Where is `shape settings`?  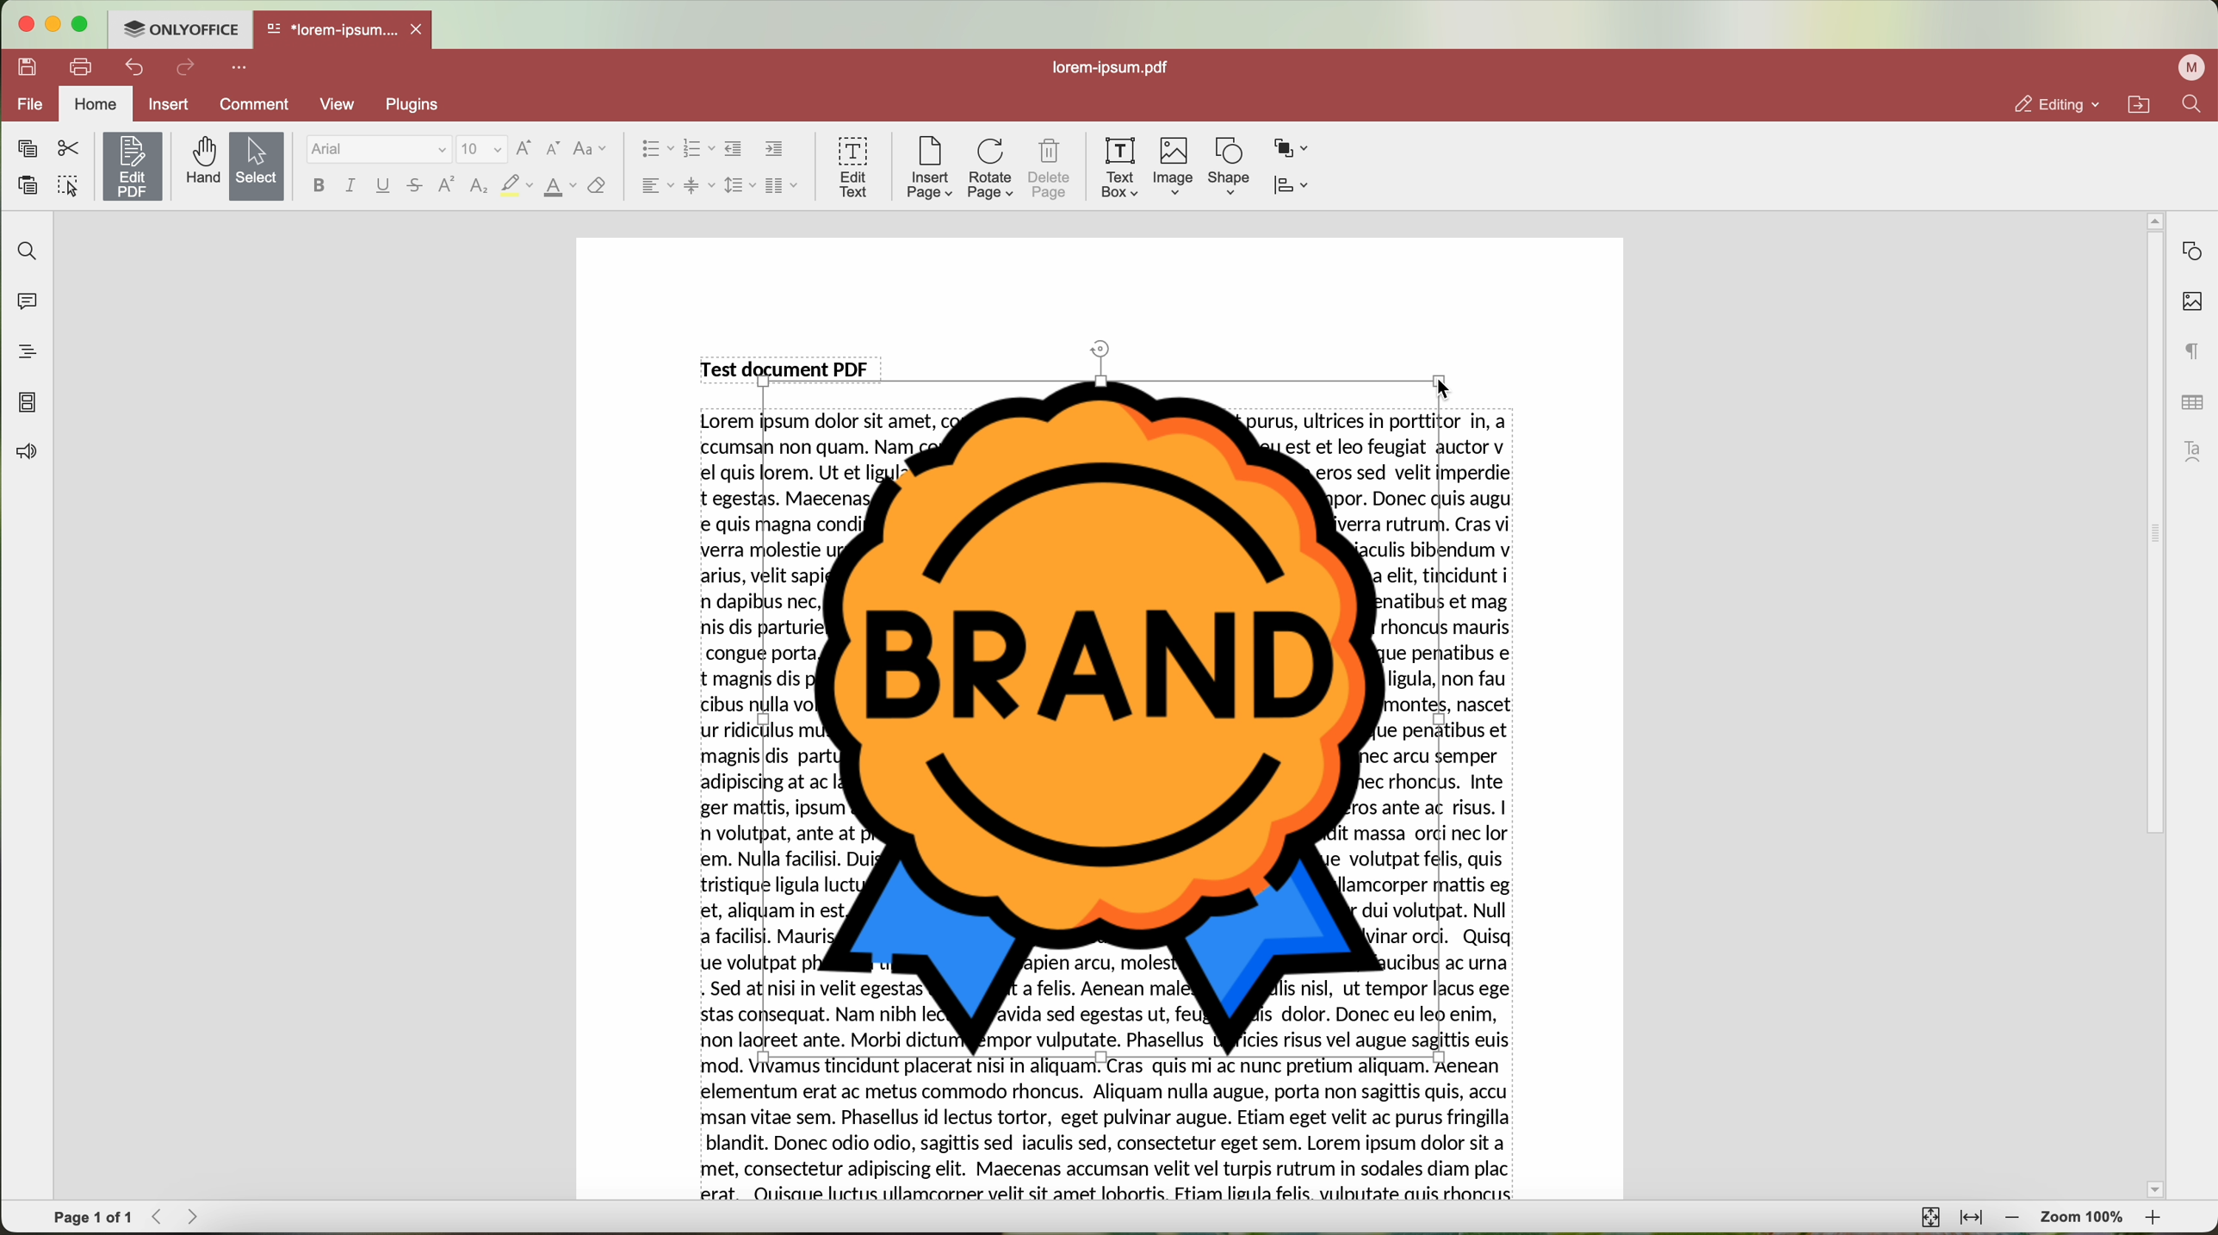
shape settings is located at coordinates (2191, 251).